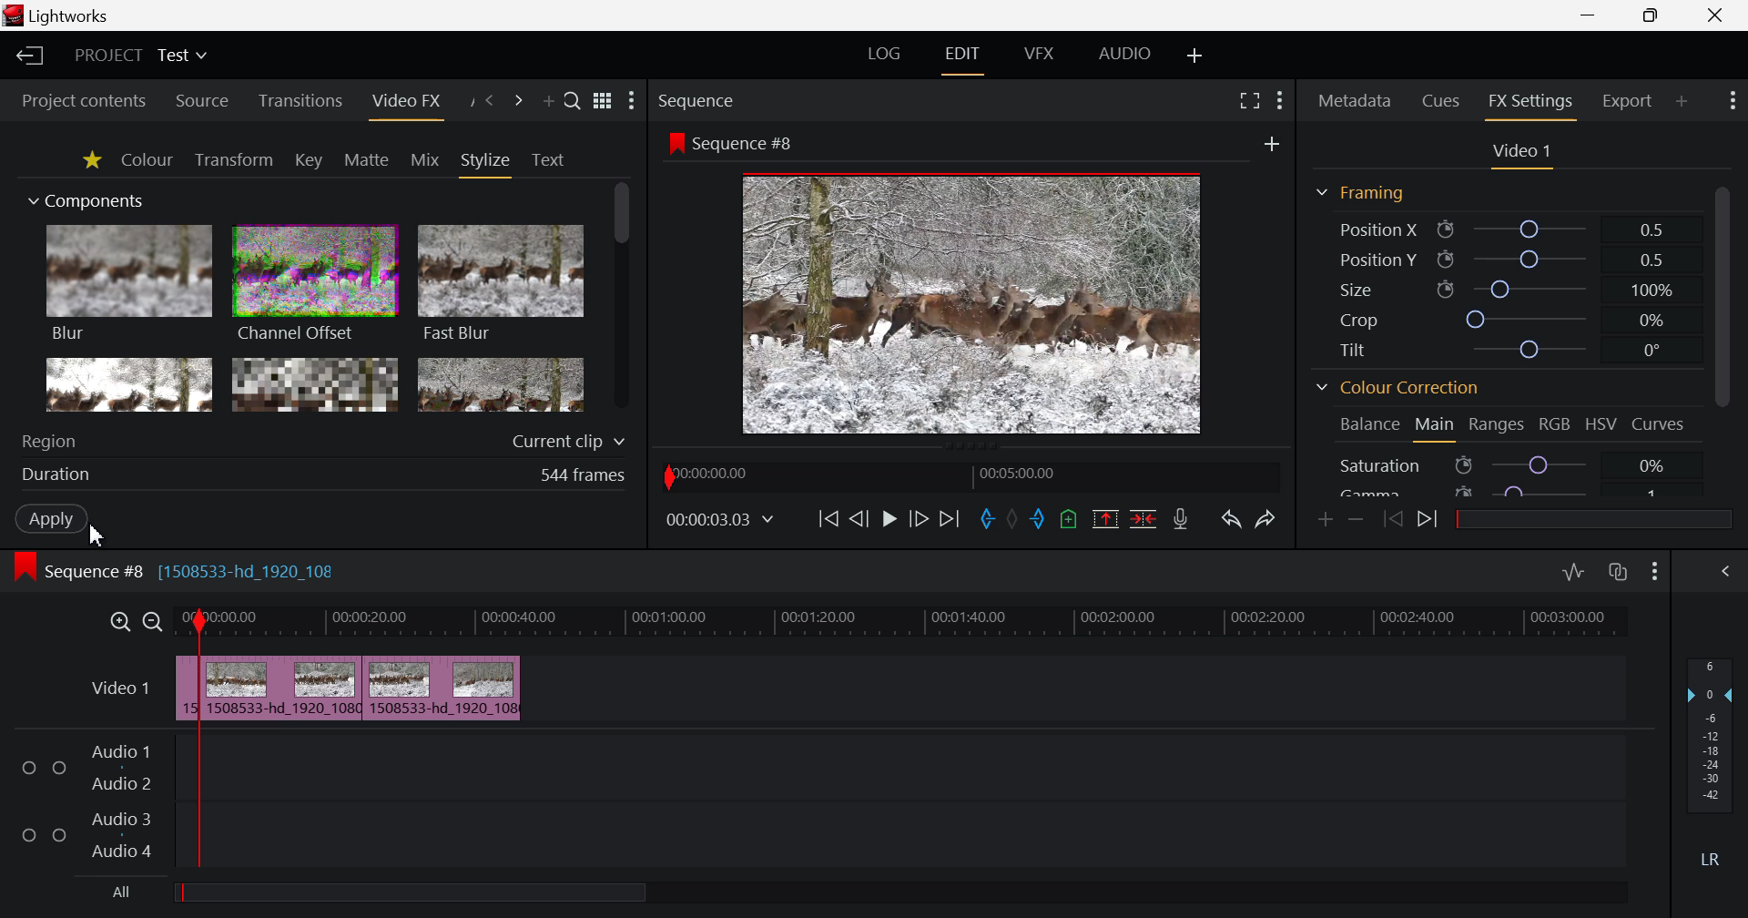 This screenshot has width=1748, height=918. What do you see at coordinates (60, 15) in the screenshot?
I see `Lightworks` at bounding box center [60, 15].